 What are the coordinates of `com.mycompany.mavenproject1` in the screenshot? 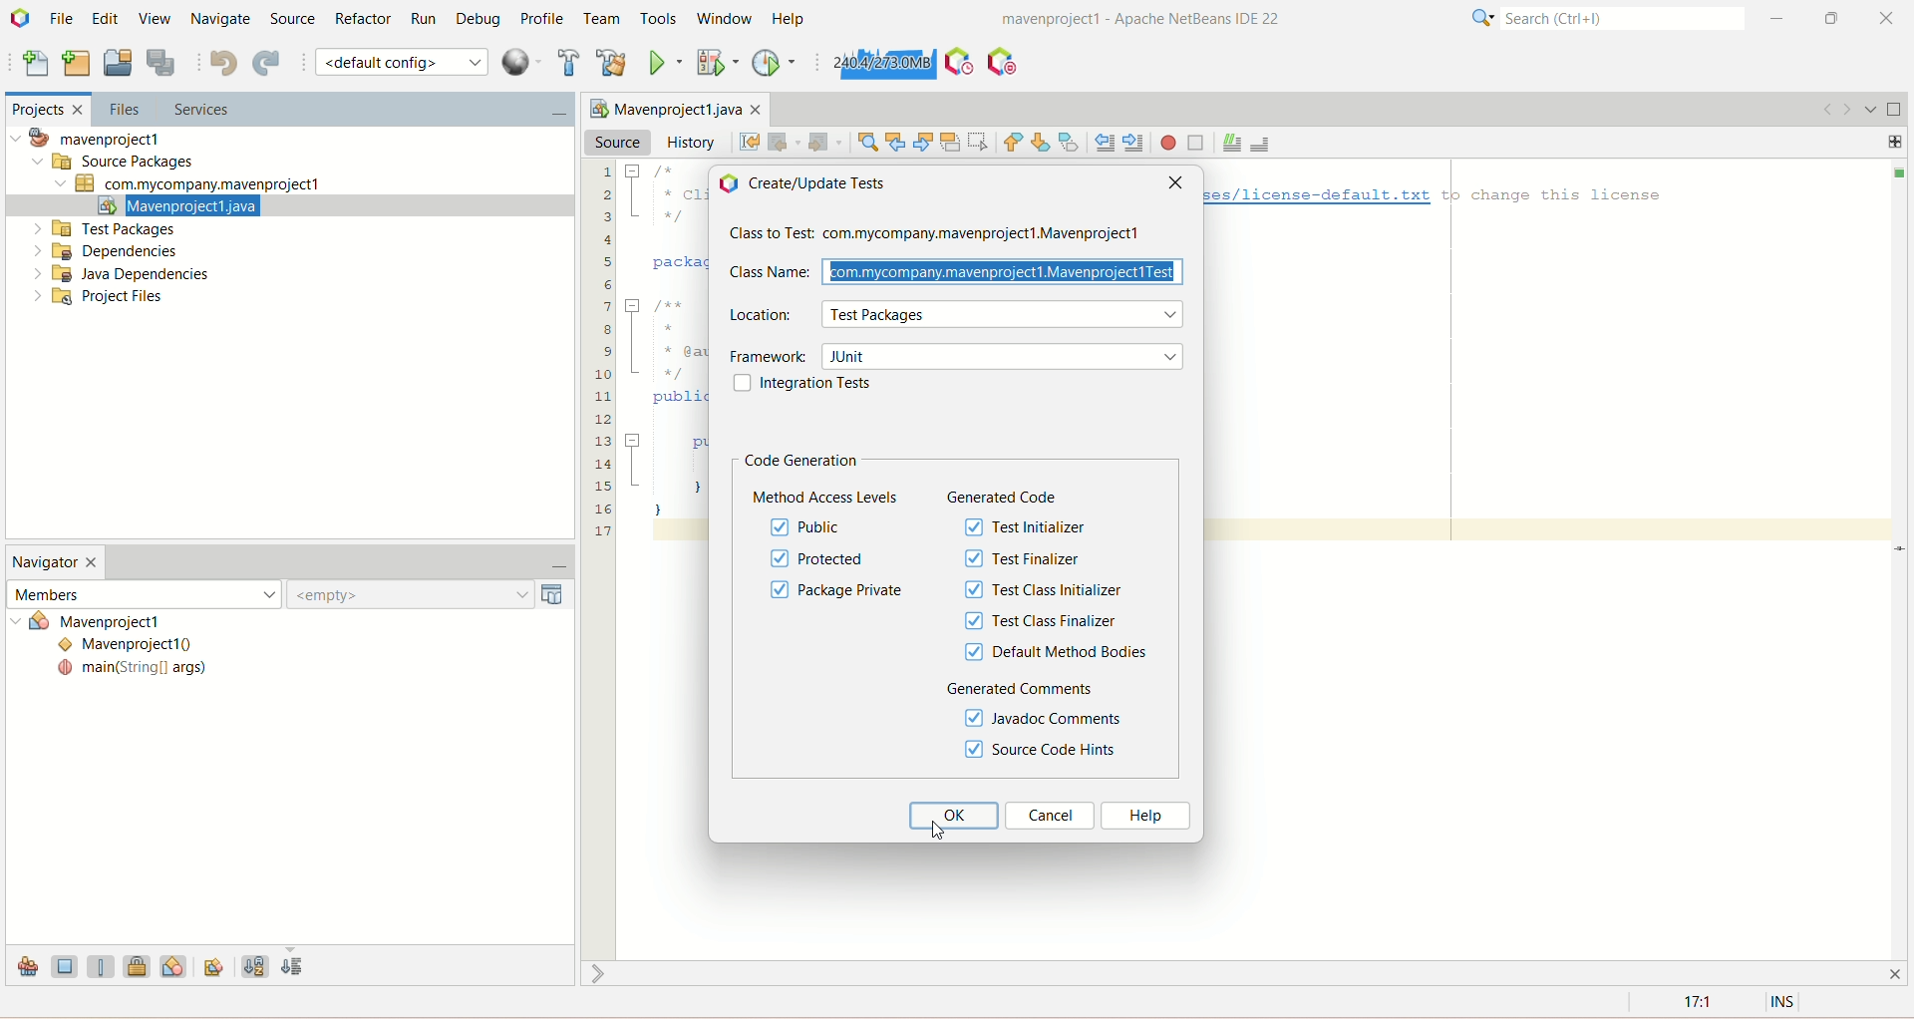 It's located at (190, 184).